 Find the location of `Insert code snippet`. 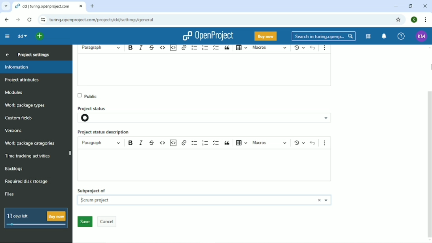

Insert code snippet is located at coordinates (174, 142).